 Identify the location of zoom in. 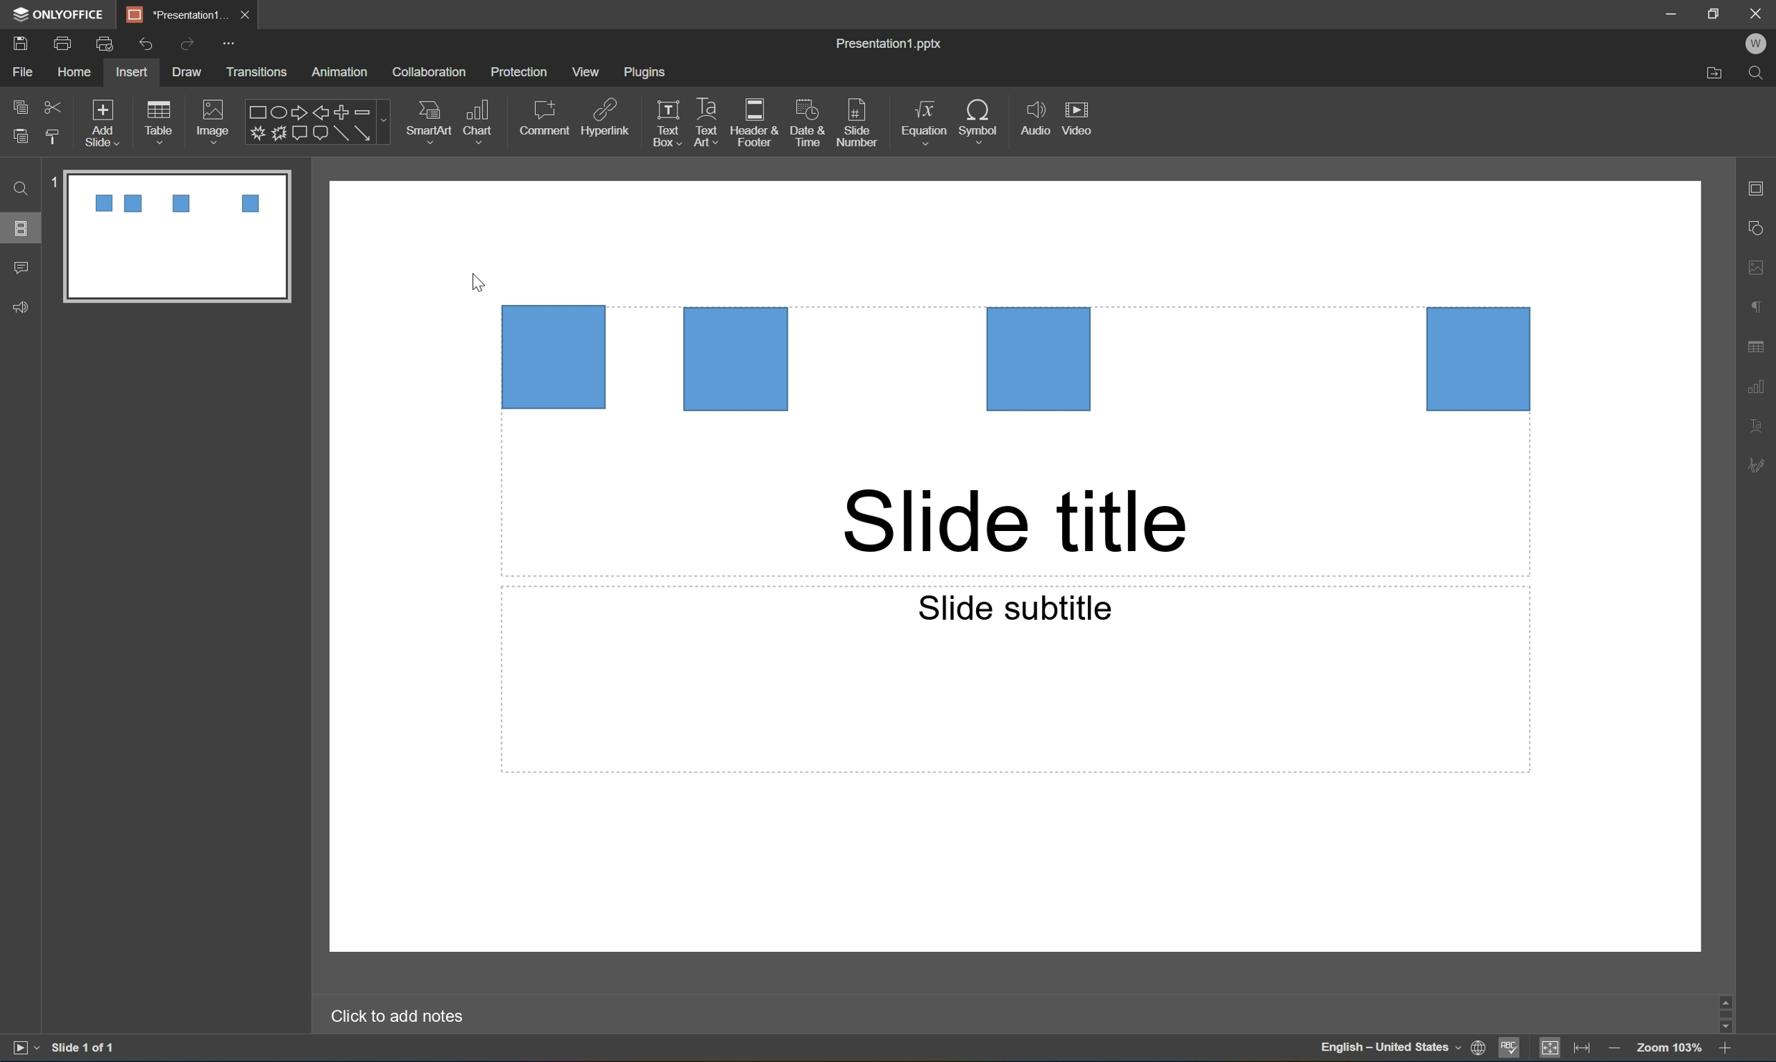
(1724, 1051).